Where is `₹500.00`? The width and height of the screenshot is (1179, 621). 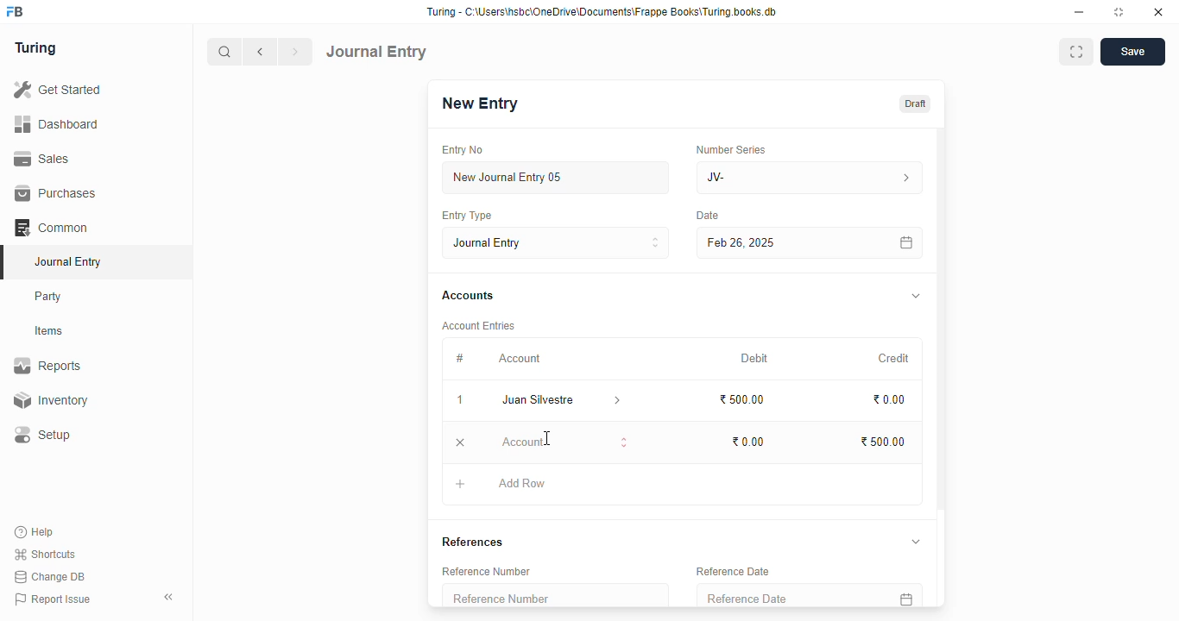 ₹500.00 is located at coordinates (884, 441).